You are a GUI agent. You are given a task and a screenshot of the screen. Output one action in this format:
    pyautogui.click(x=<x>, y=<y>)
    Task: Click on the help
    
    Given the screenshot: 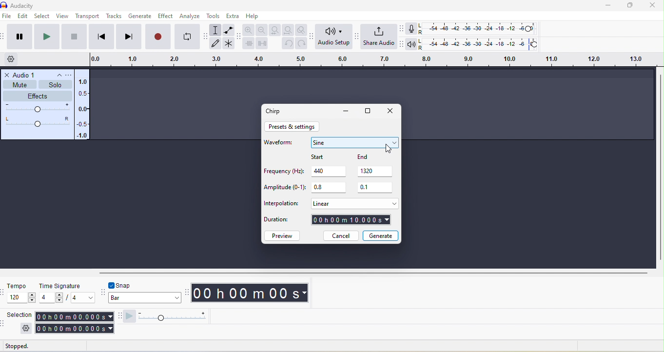 What is the action you would take?
    pyautogui.click(x=254, y=17)
    